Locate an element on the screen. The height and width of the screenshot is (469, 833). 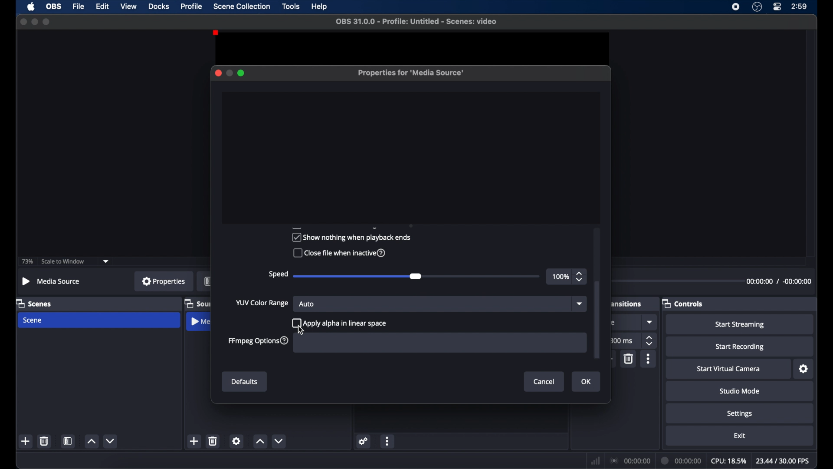
duration is located at coordinates (681, 461).